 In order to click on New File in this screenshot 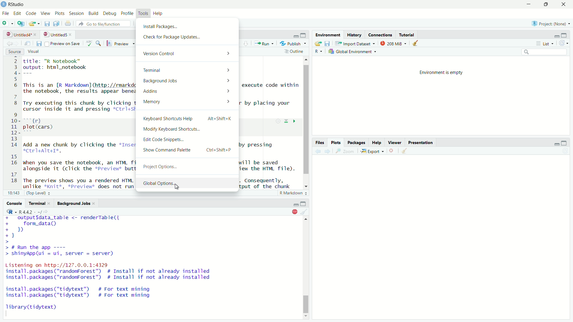, I will do `click(8, 23)`.